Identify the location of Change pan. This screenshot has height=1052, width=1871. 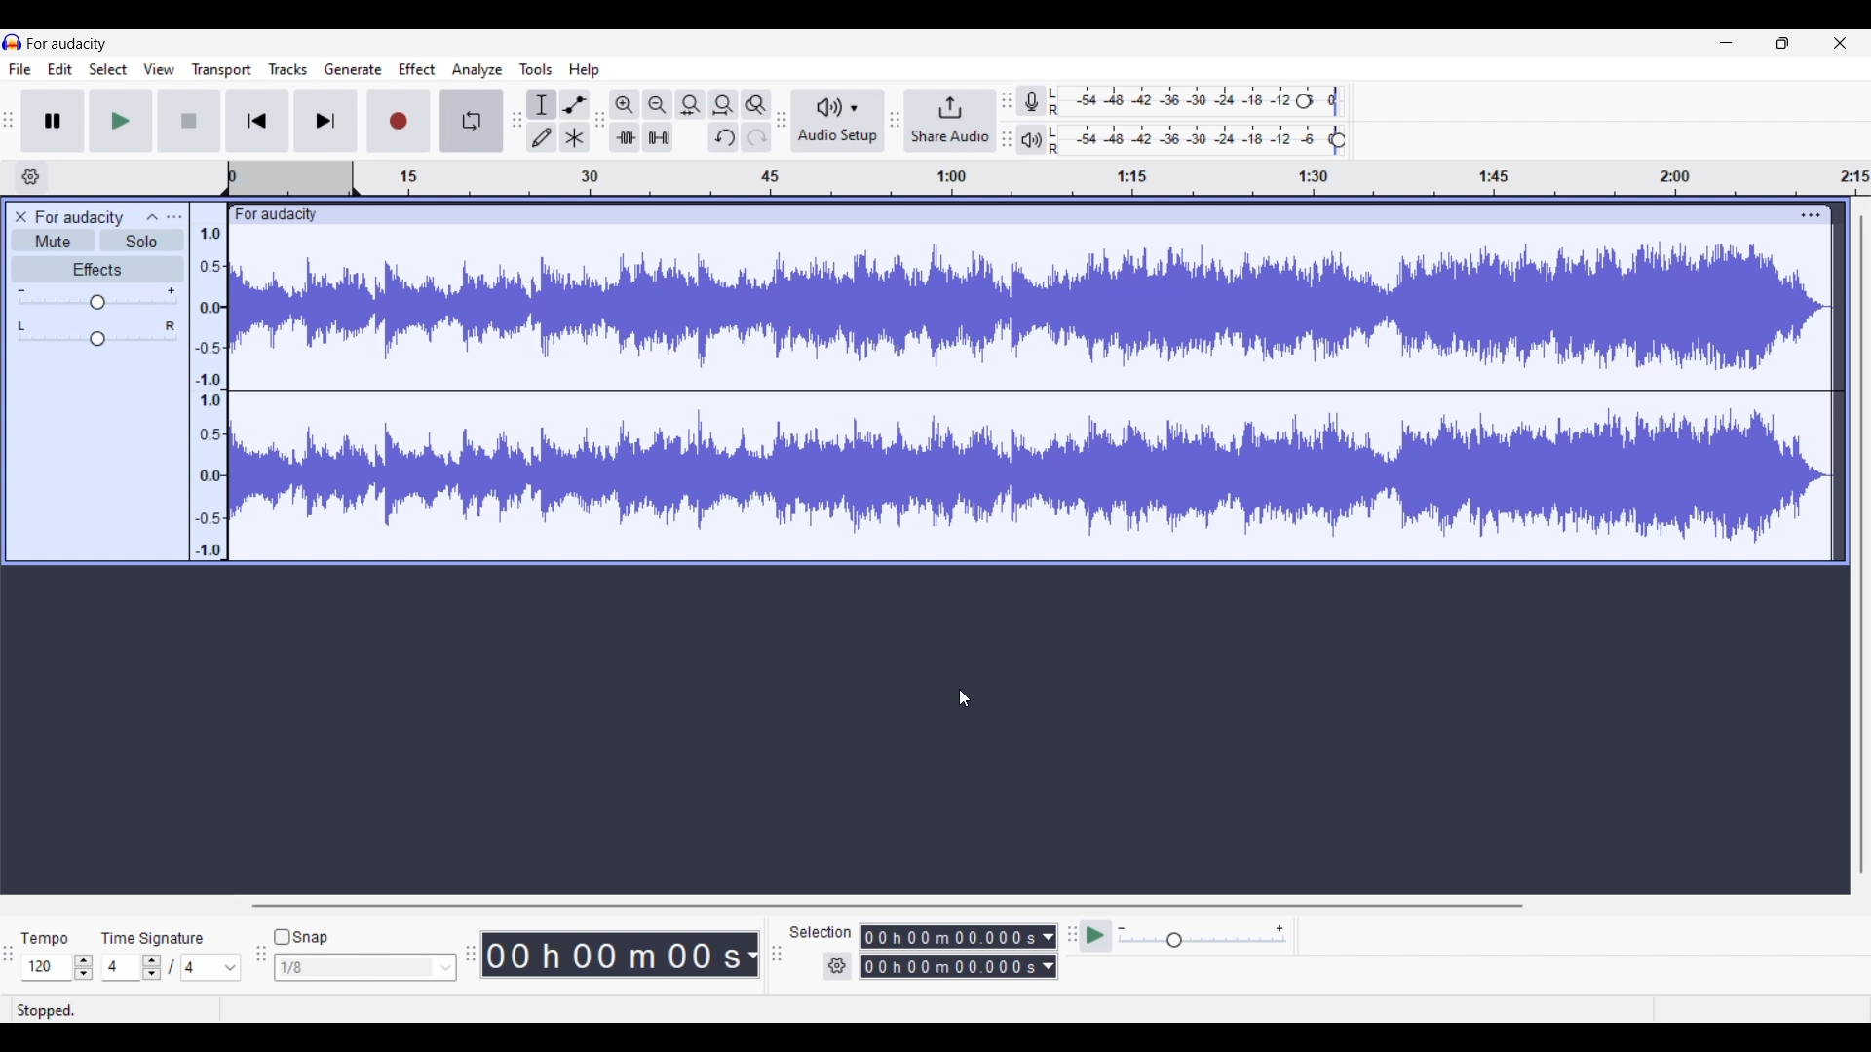
(96, 340).